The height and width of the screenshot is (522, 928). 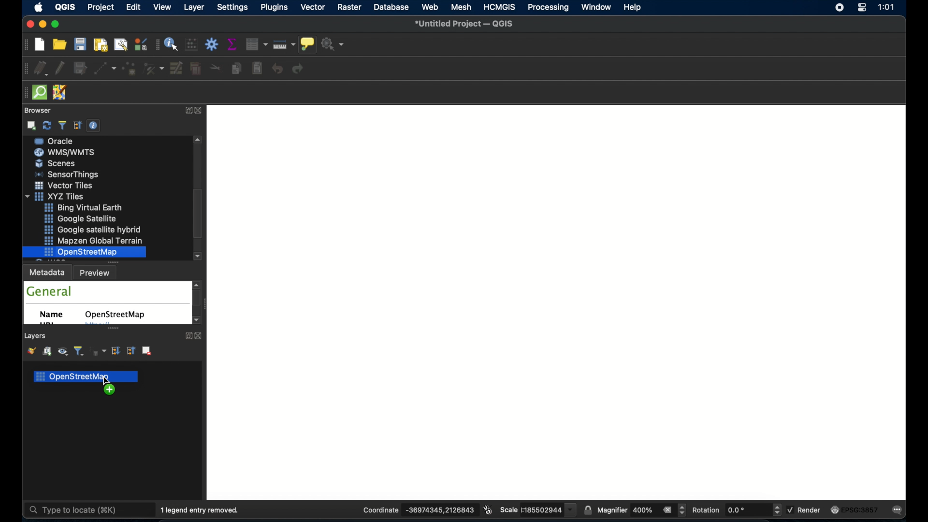 What do you see at coordinates (198, 321) in the screenshot?
I see `scroll down arrow` at bounding box center [198, 321].